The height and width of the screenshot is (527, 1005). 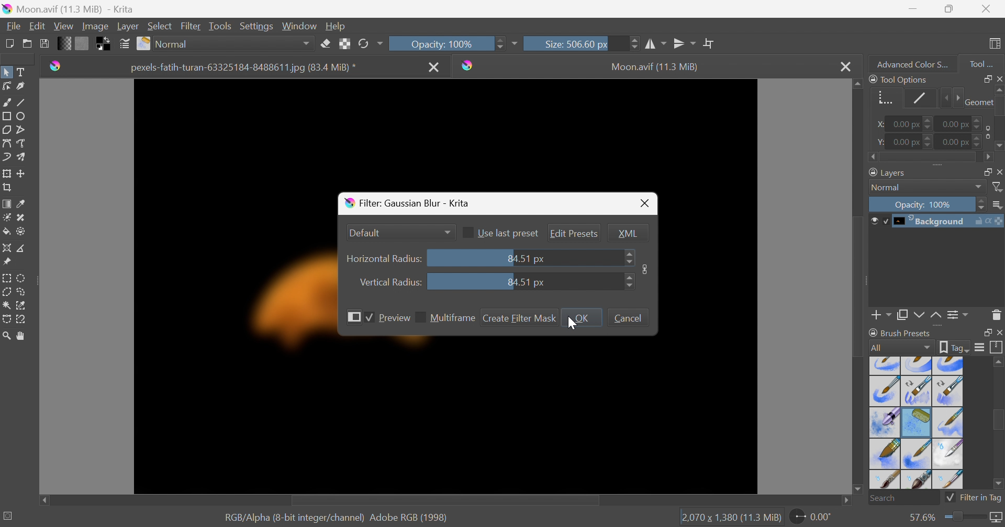 What do you see at coordinates (919, 316) in the screenshot?
I see `Move layer or mask down` at bounding box center [919, 316].